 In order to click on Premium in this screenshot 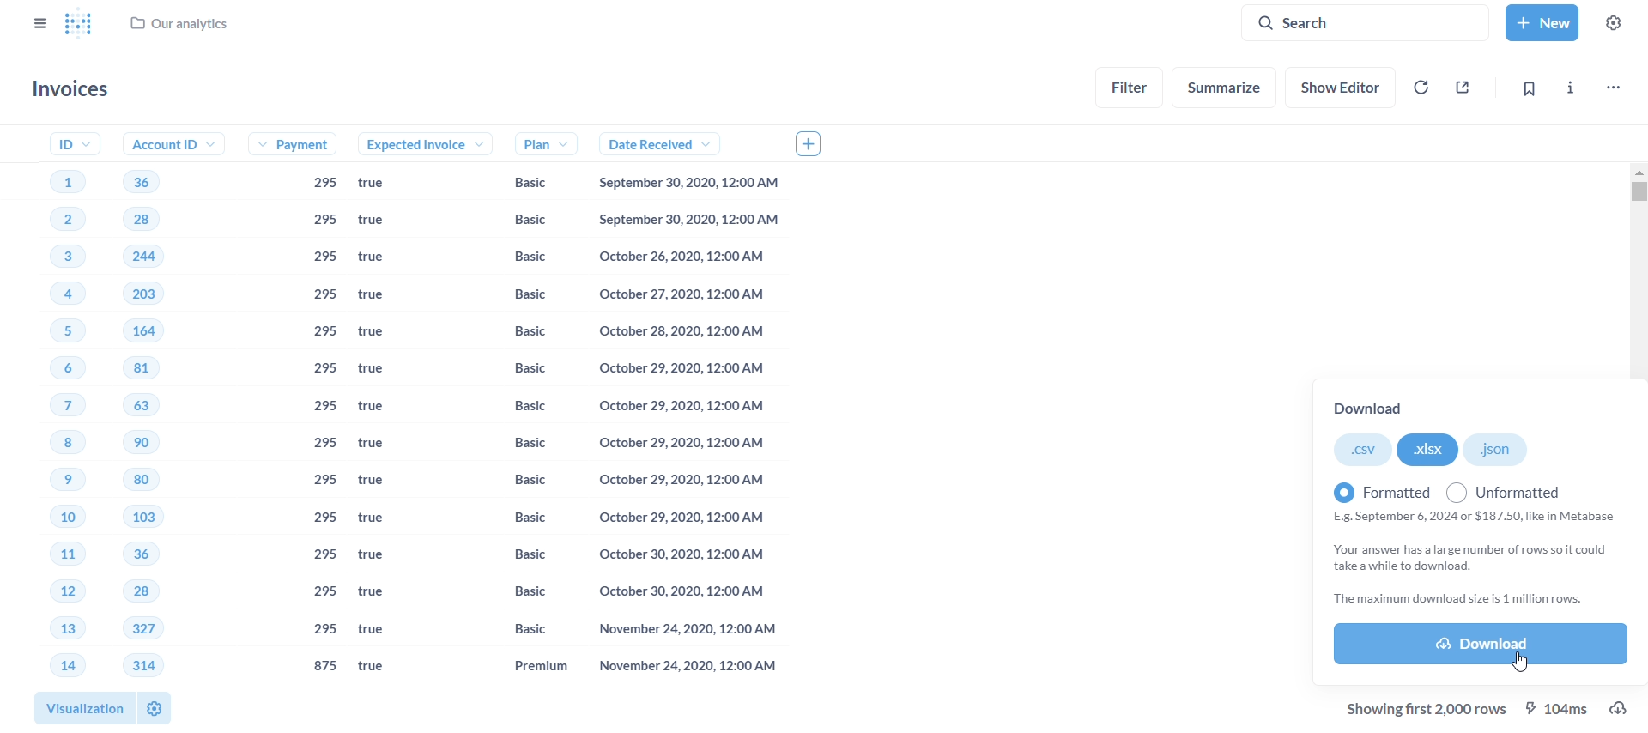, I will do `click(524, 666)`.